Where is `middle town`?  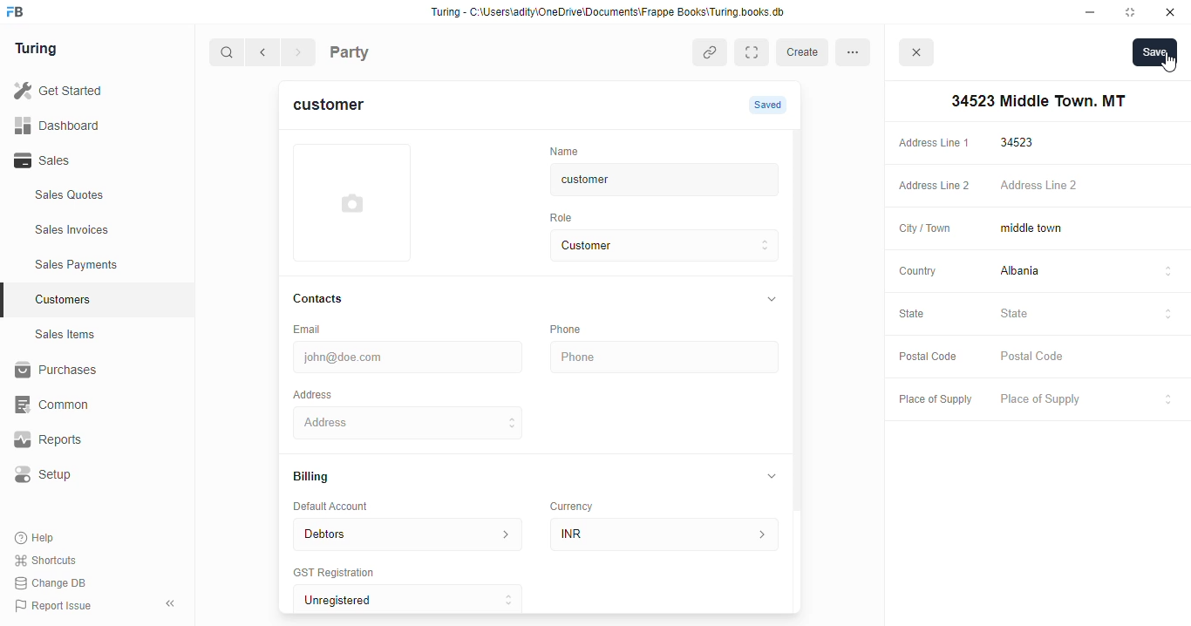 middle town is located at coordinates (1086, 229).